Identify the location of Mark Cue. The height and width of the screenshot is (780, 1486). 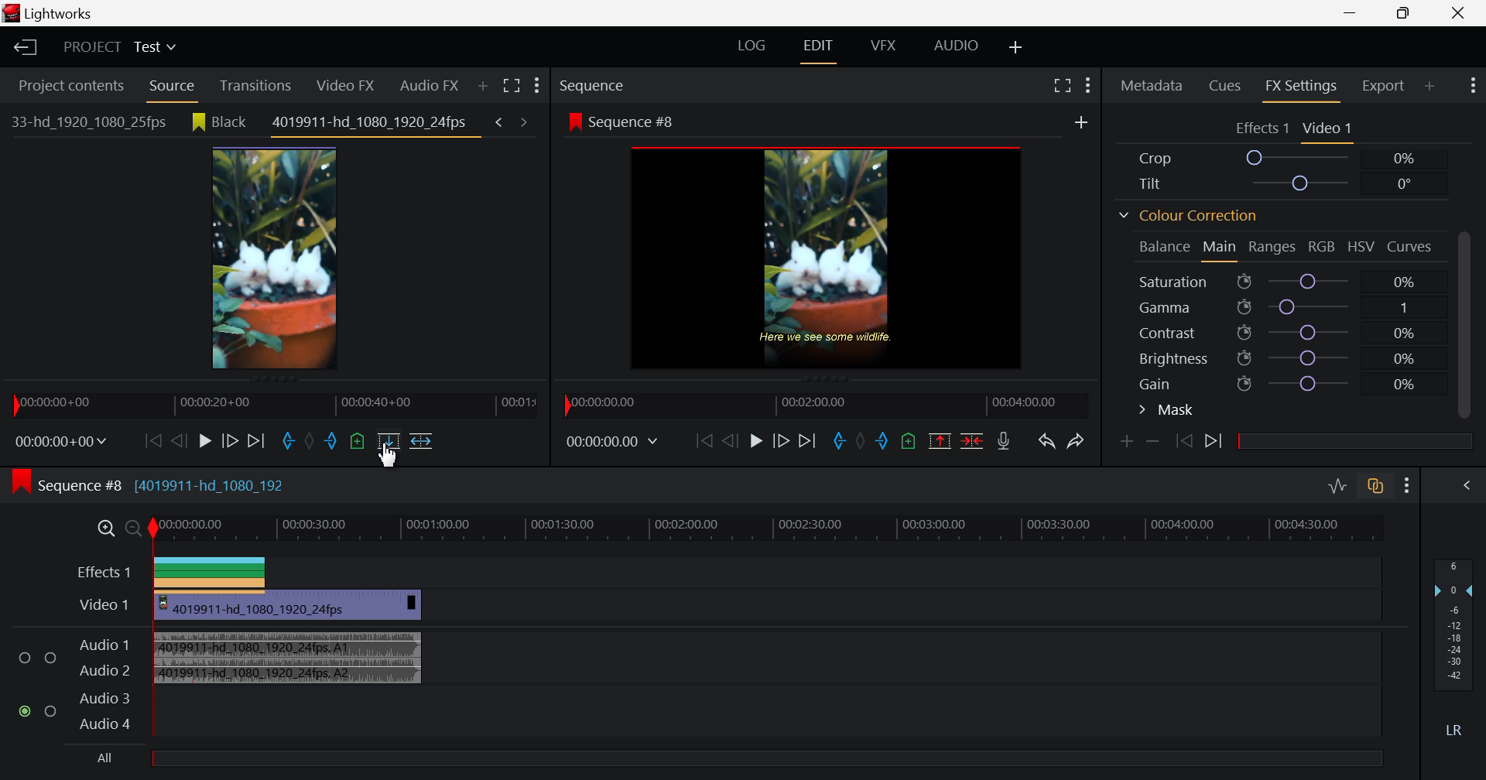
(911, 442).